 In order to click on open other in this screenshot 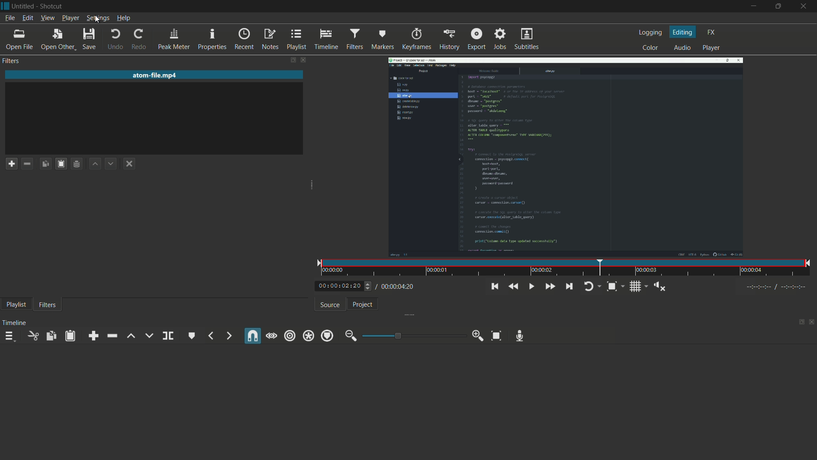, I will do `click(57, 39)`.